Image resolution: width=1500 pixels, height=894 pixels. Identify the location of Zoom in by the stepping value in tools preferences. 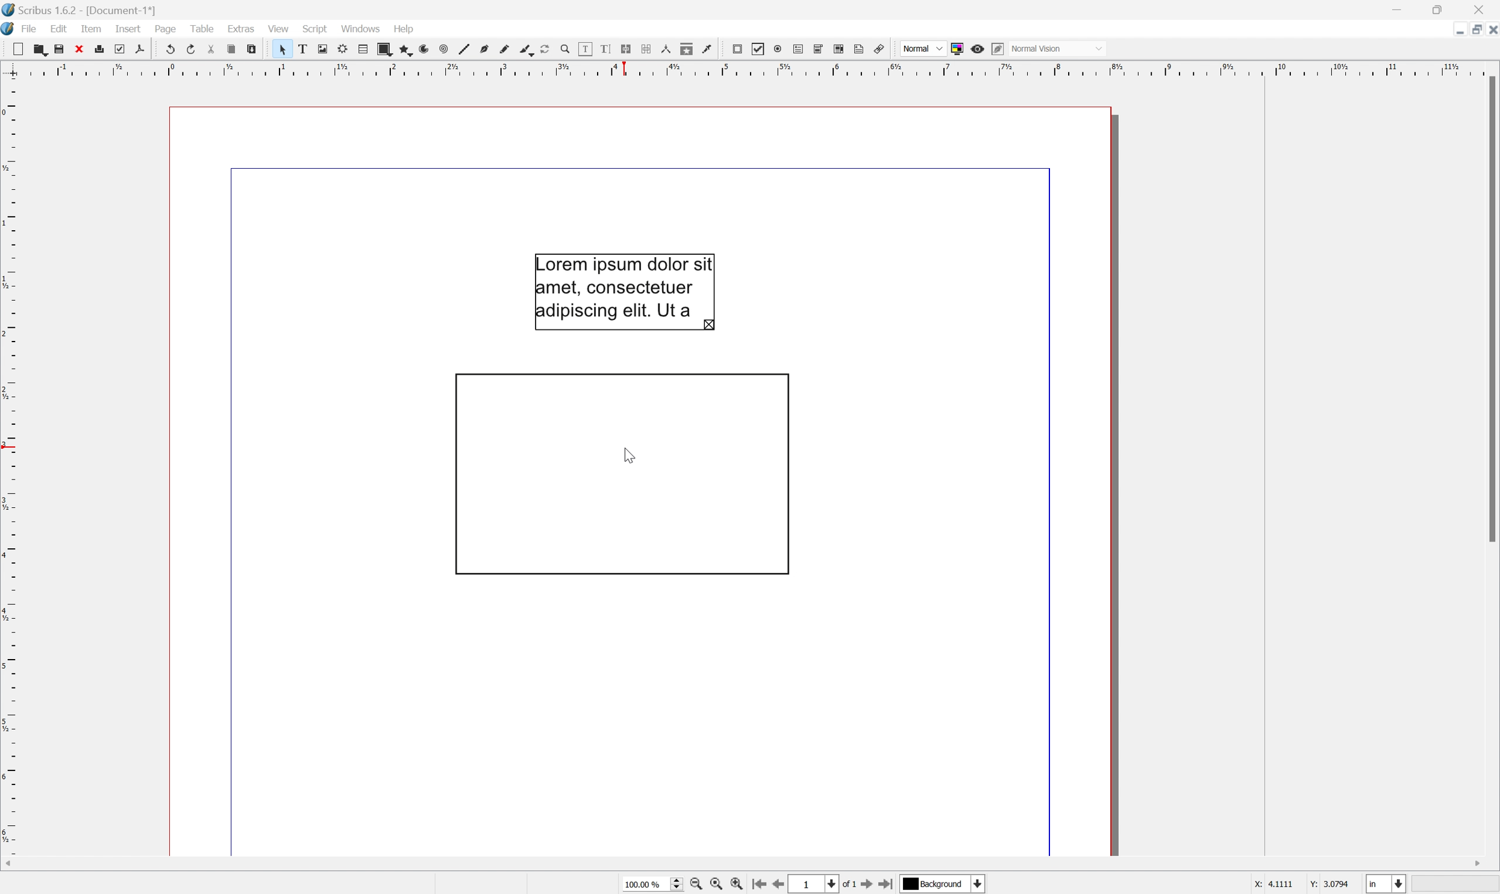
(742, 884).